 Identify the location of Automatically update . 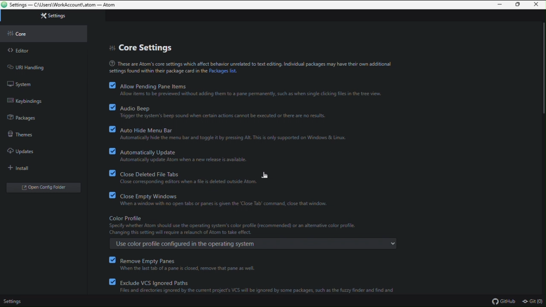
(192, 155).